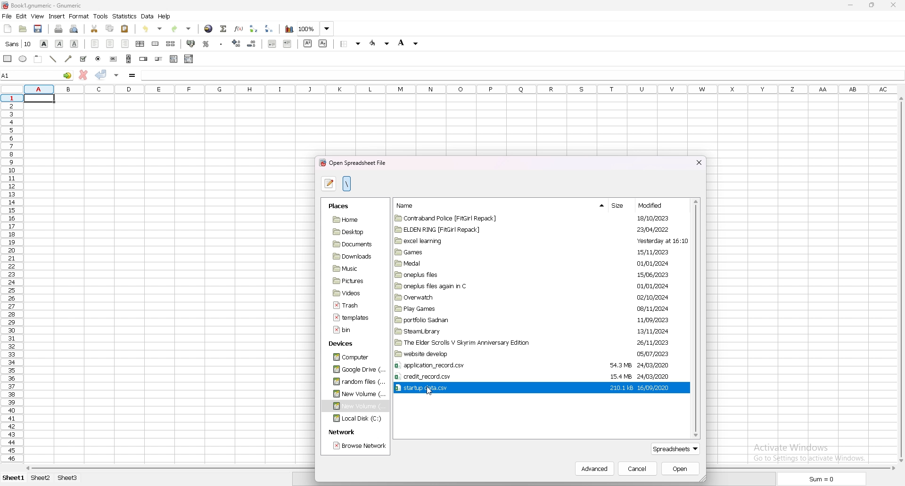 This screenshot has height=486, width=905. What do you see at coordinates (487, 275) in the screenshot?
I see `folder` at bounding box center [487, 275].